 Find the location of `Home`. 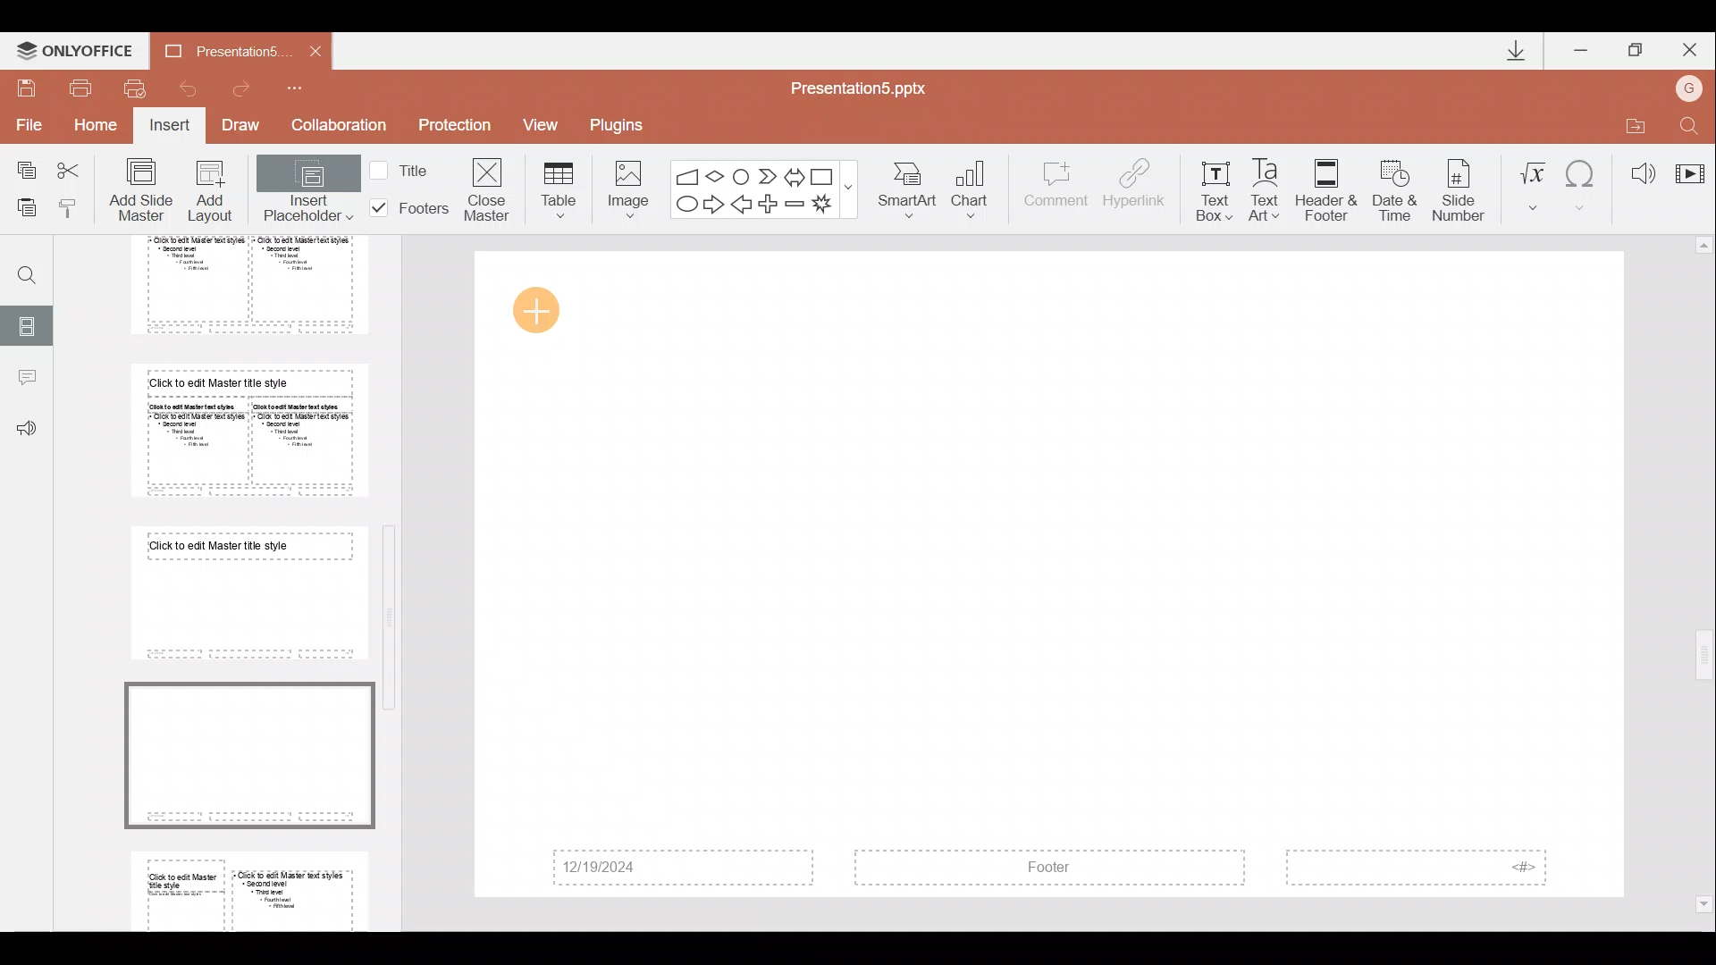

Home is located at coordinates (98, 130).